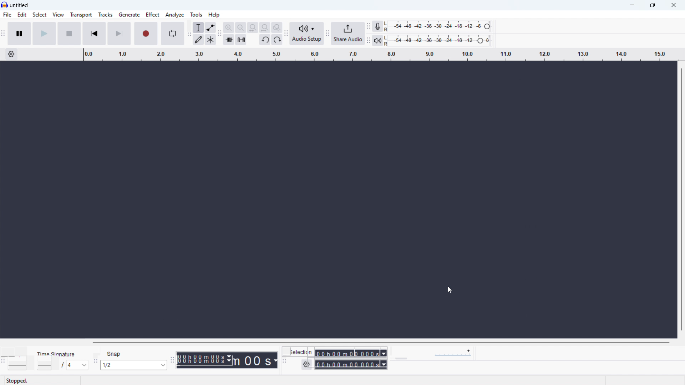  I want to click on record, so click(146, 34).